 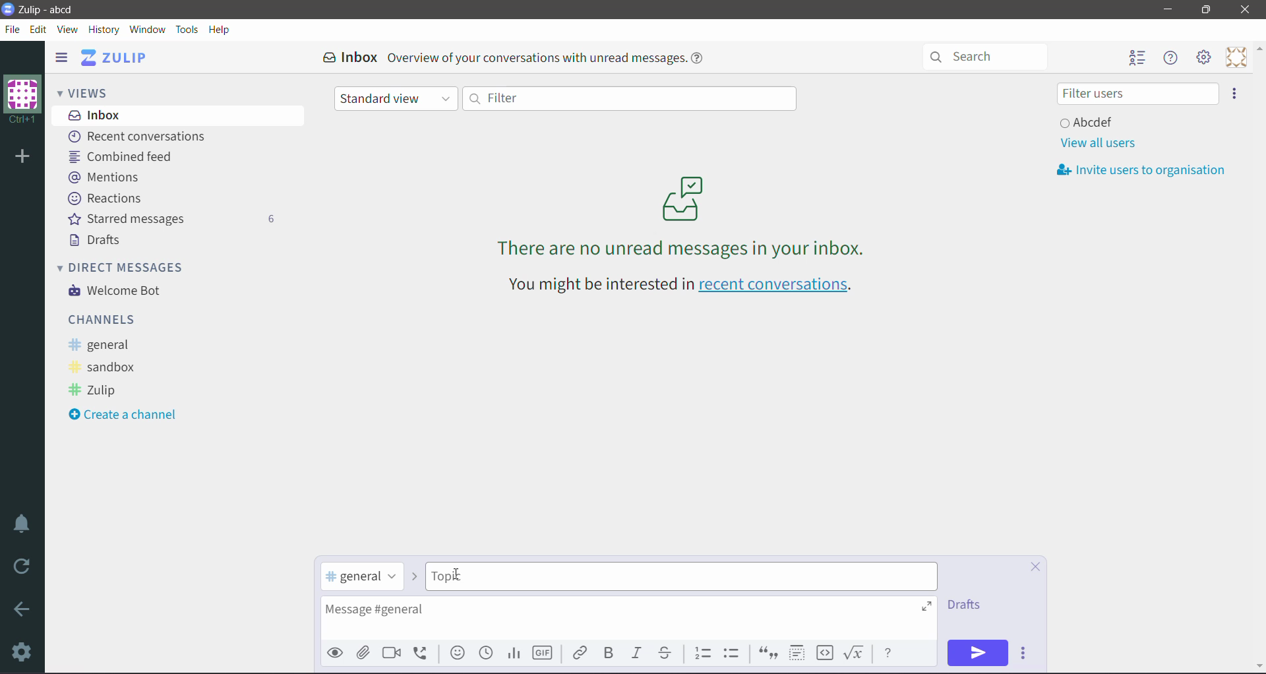 I want to click on Add global time, so click(x=487, y=653).